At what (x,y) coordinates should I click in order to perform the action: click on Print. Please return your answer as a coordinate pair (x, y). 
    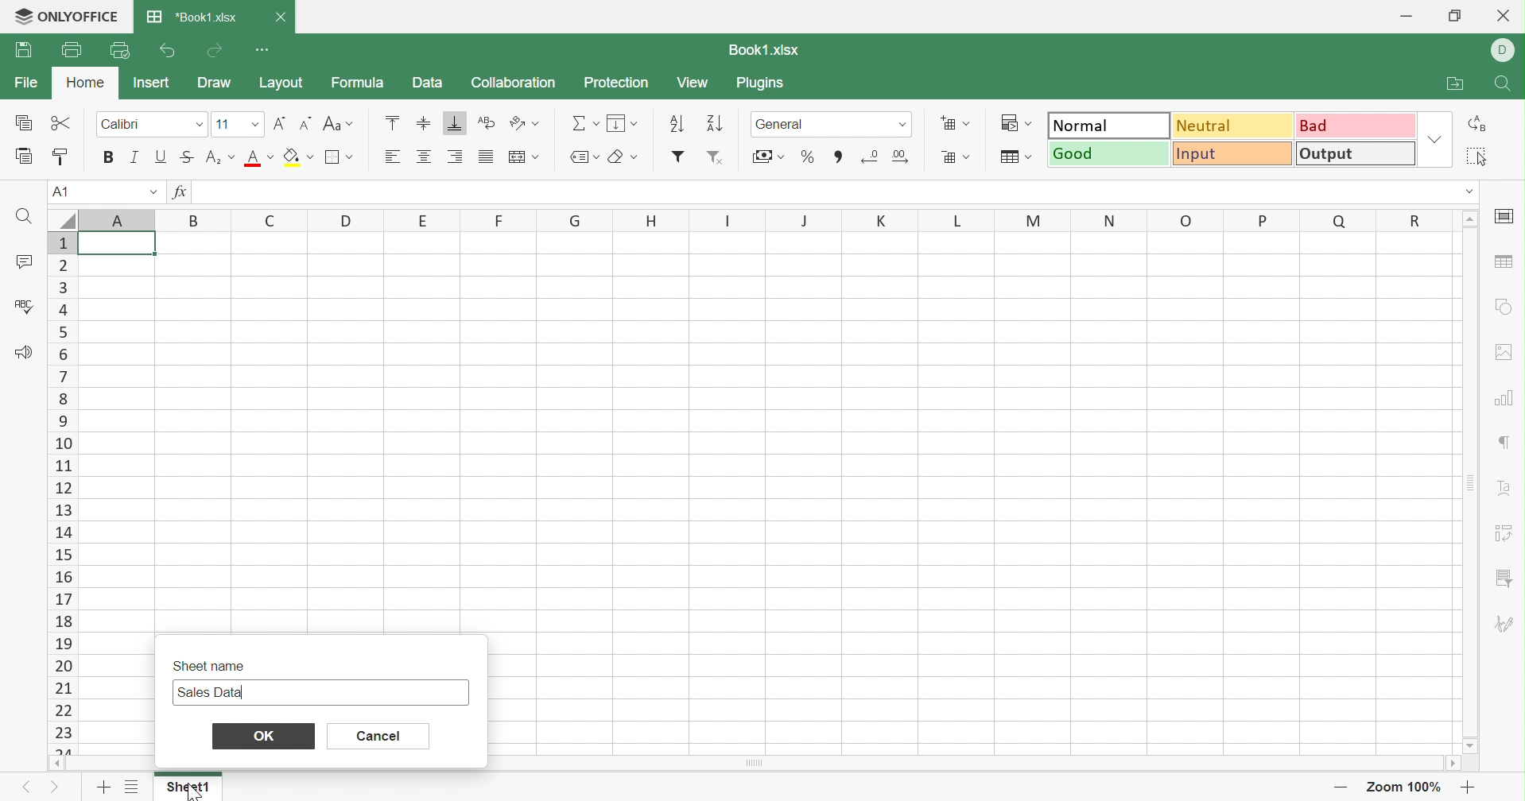
    Looking at the image, I should click on (72, 48).